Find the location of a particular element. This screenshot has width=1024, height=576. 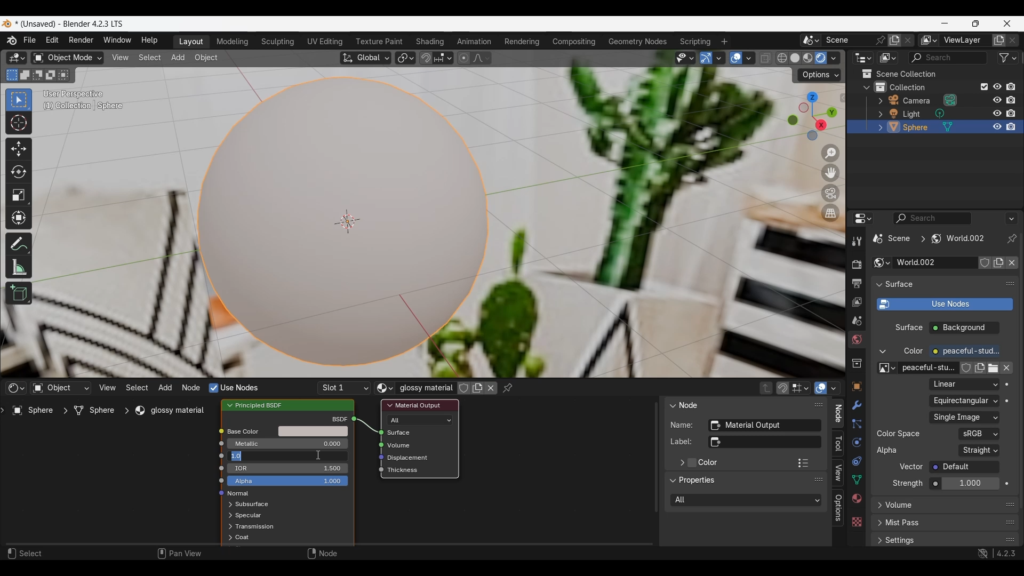

Scene properties is located at coordinates (856, 321).